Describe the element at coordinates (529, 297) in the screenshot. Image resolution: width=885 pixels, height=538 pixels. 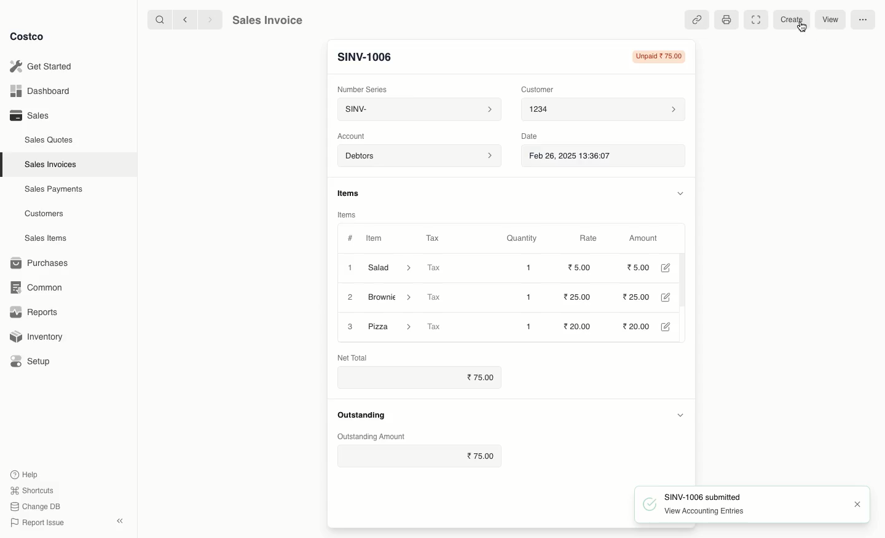
I see `1` at that location.